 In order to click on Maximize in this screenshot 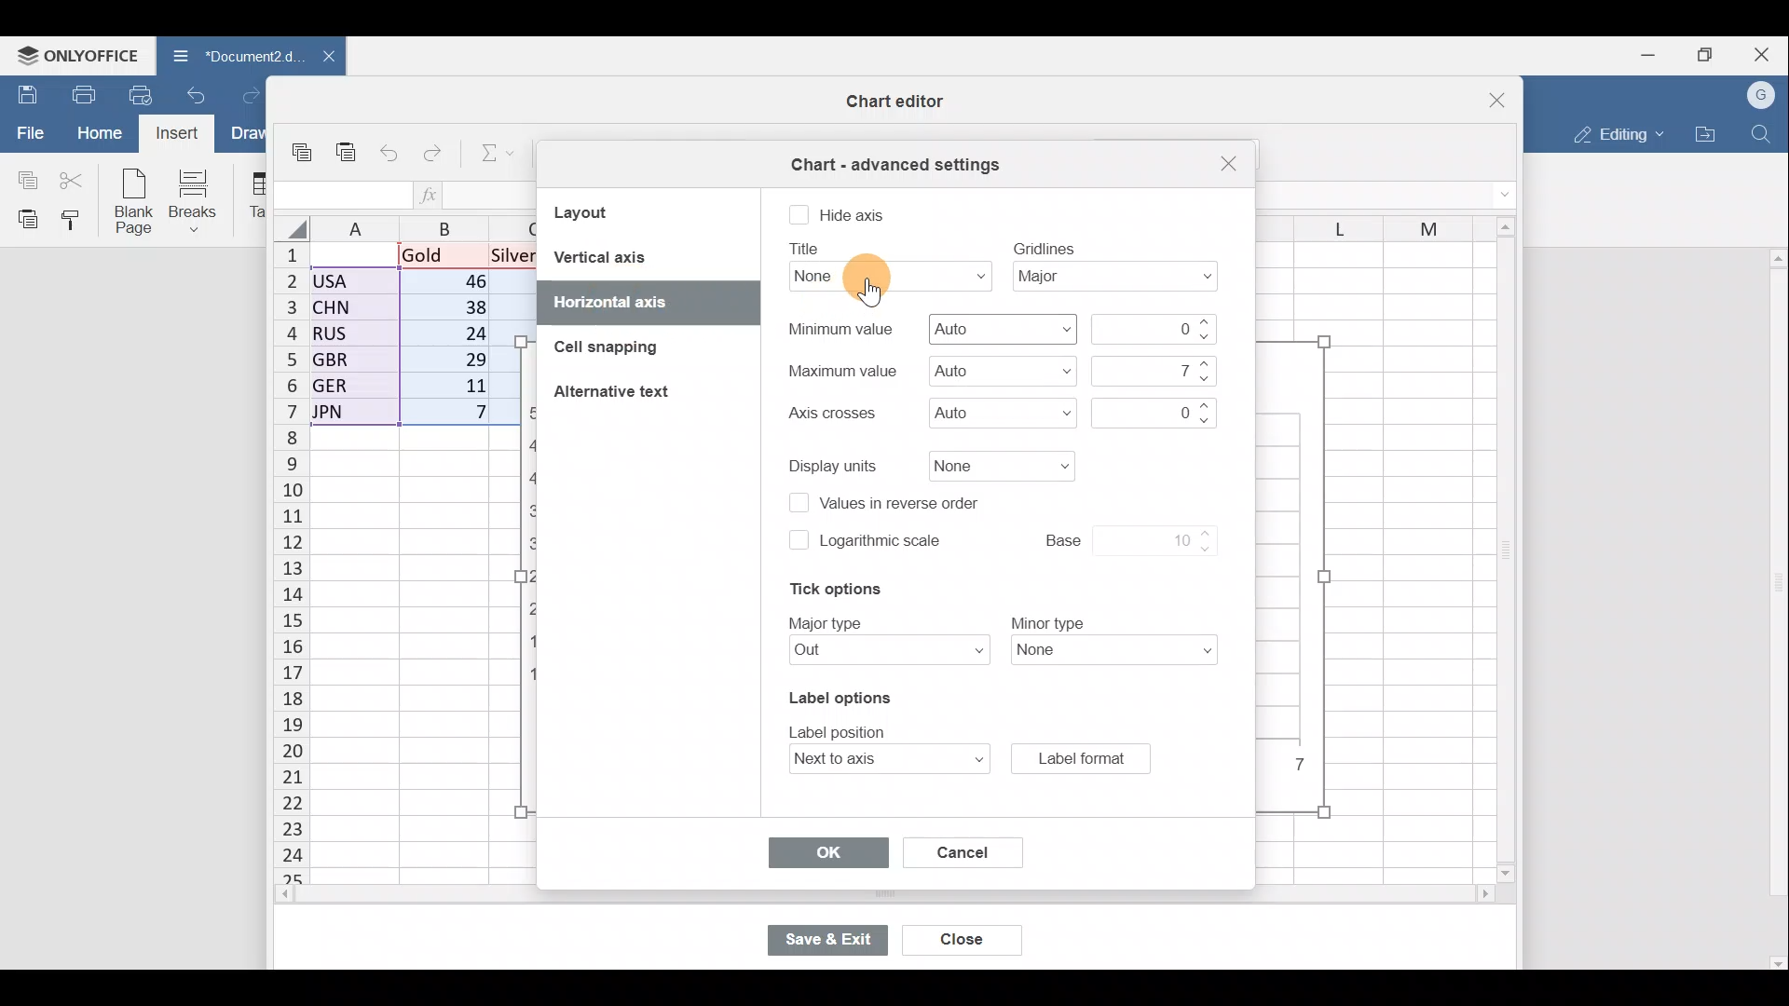, I will do `click(1705, 55)`.